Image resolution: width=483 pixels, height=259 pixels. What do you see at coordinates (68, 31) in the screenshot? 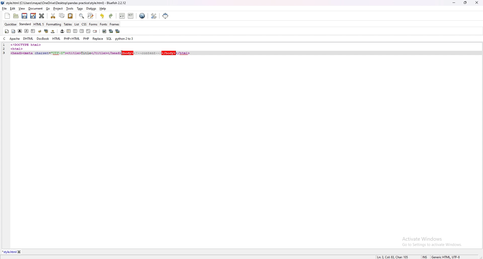
I see `left indent` at bounding box center [68, 31].